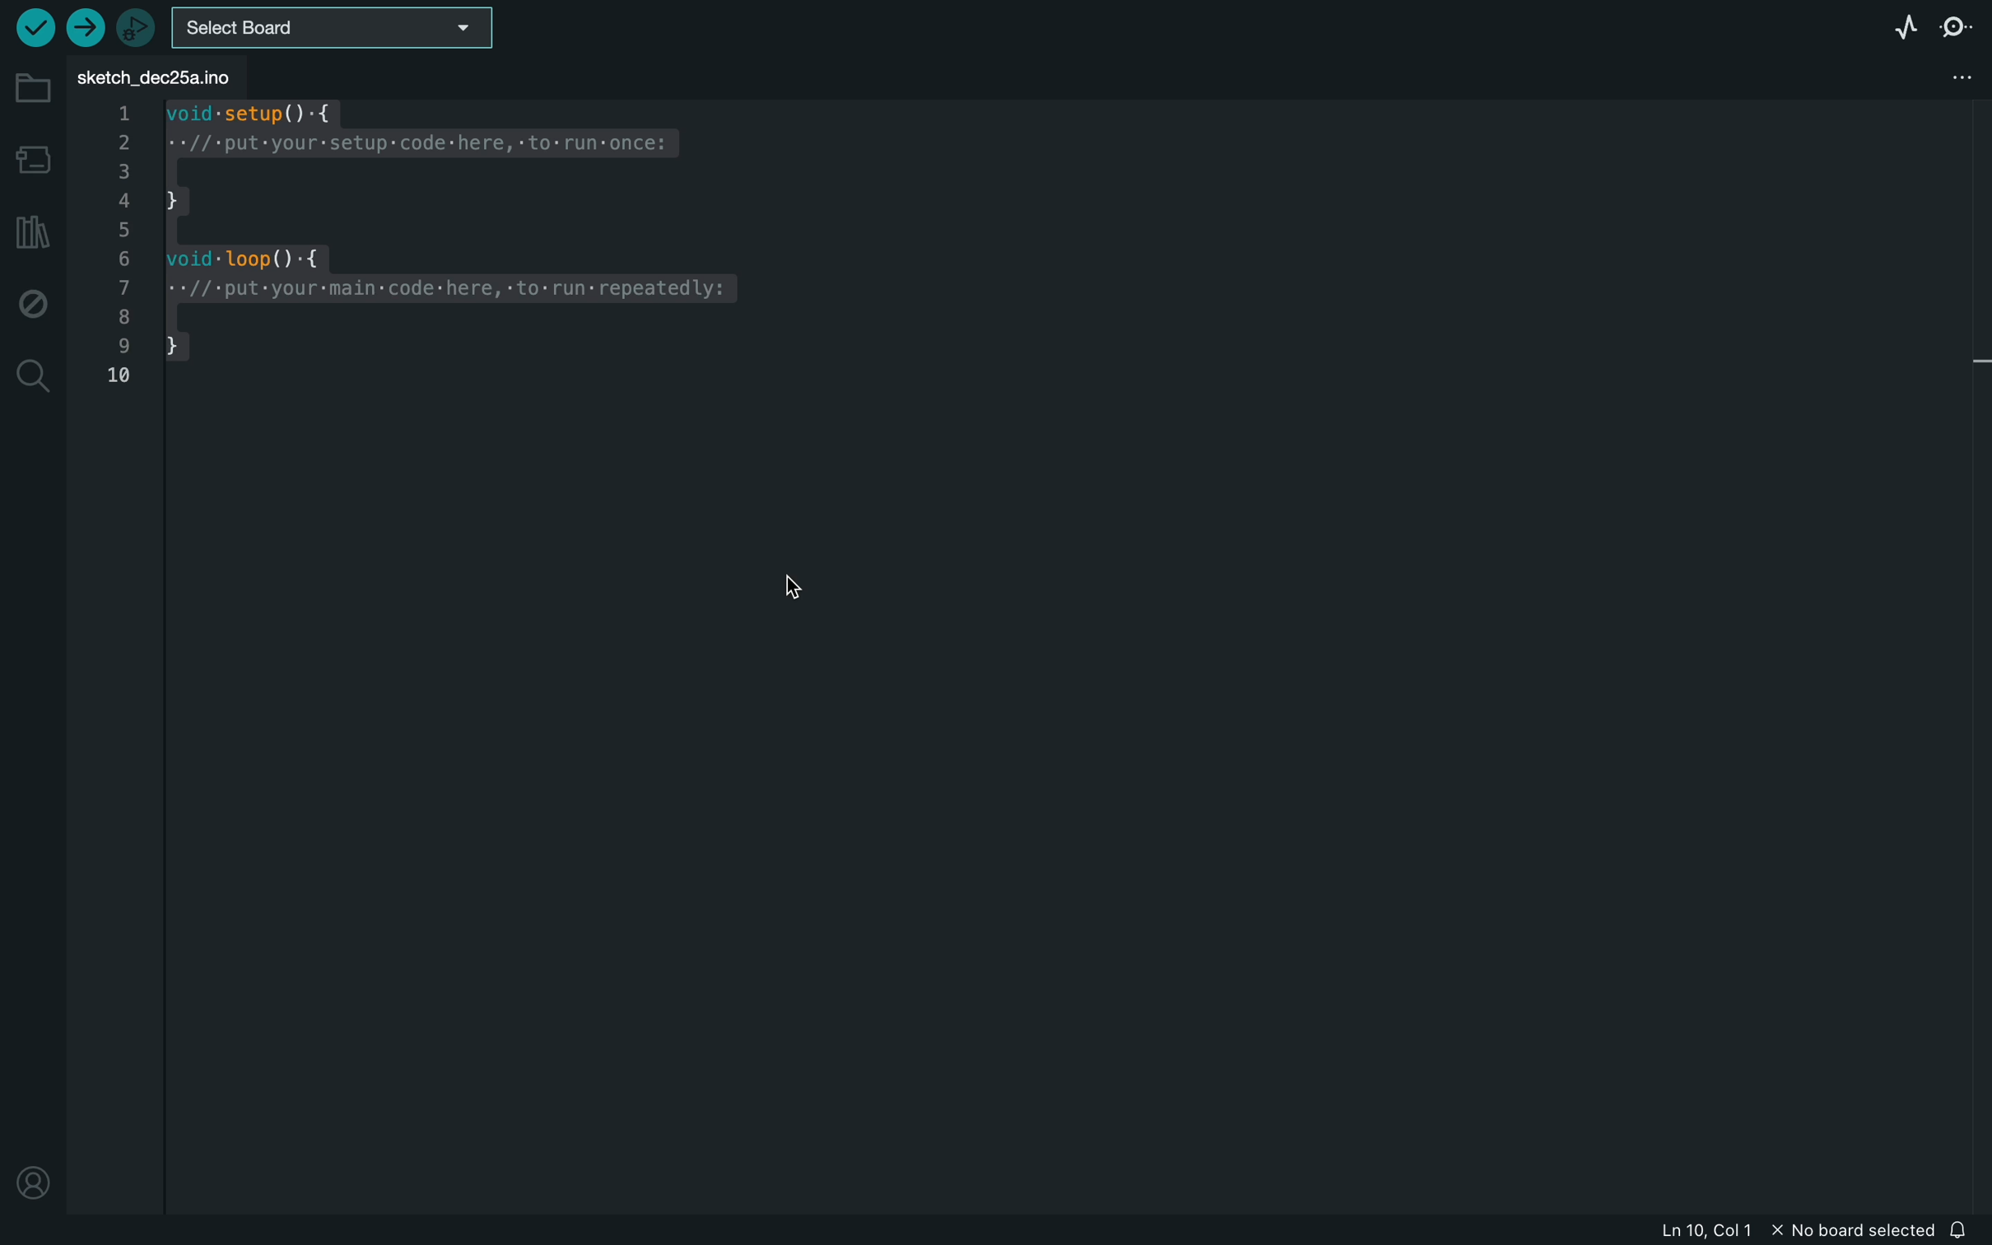  I want to click on debugger, so click(136, 27).